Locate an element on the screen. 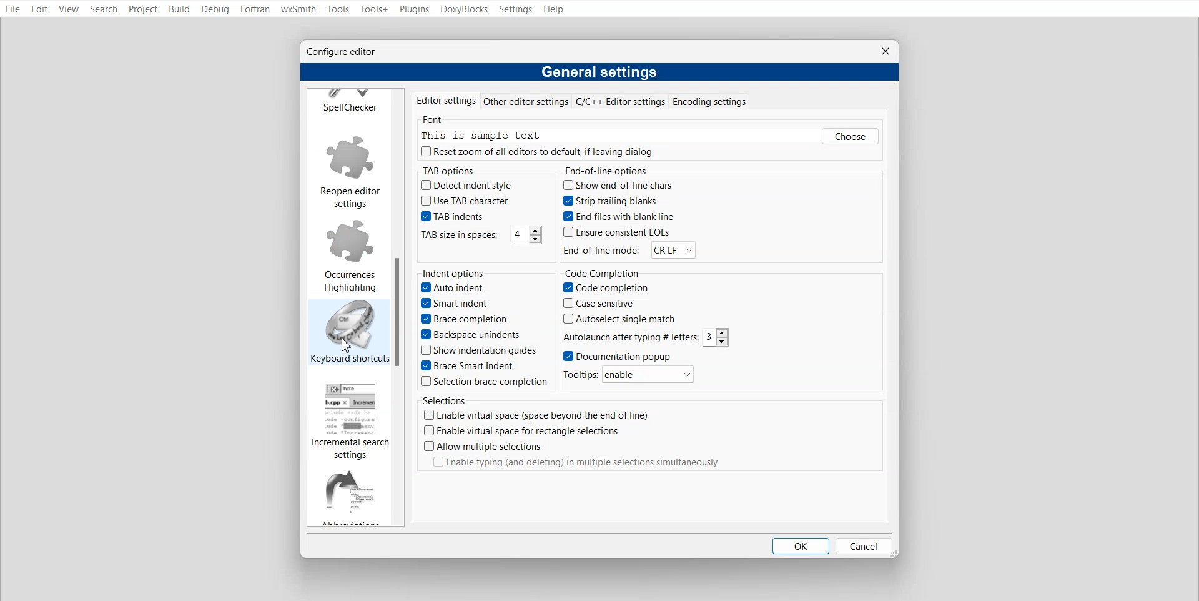 The width and height of the screenshot is (1199, 601). |_| Enable typing (and deleting) in multiple selections simultaneously is located at coordinates (586, 464).